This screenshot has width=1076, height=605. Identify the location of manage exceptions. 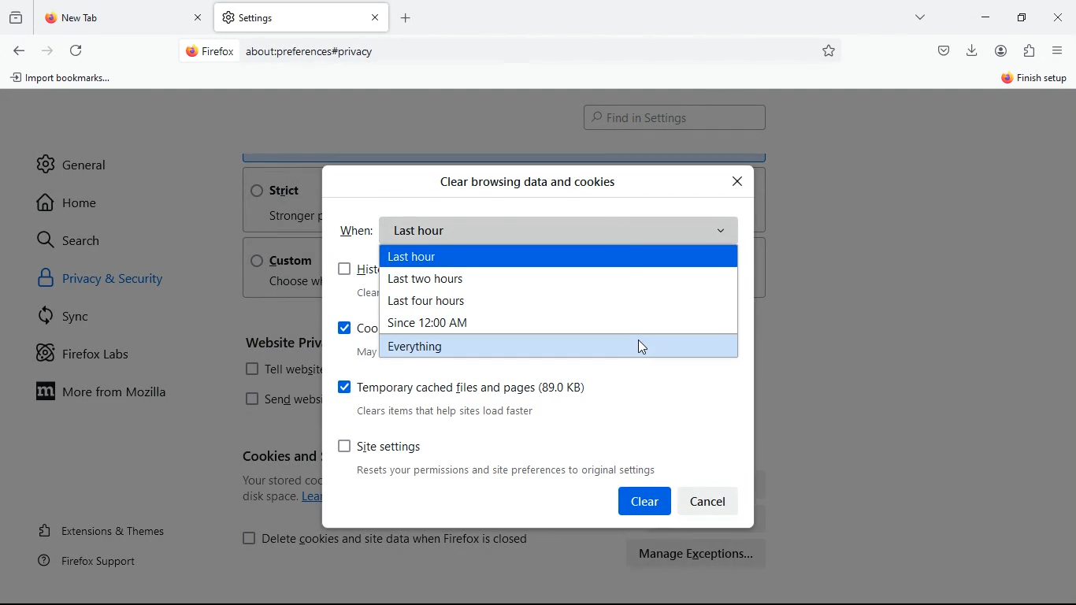
(698, 553).